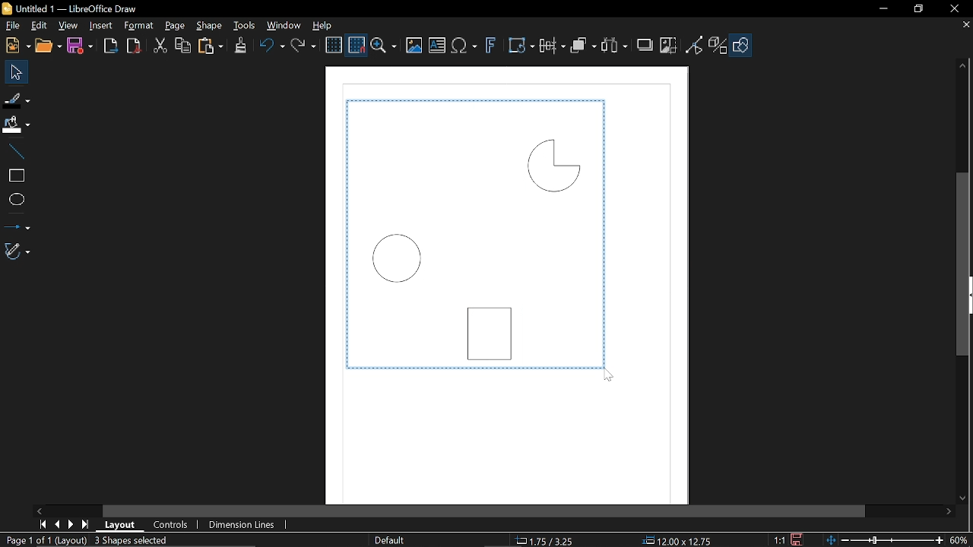  What do you see at coordinates (14, 73) in the screenshot?
I see `Select` at bounding box center [14, 73].